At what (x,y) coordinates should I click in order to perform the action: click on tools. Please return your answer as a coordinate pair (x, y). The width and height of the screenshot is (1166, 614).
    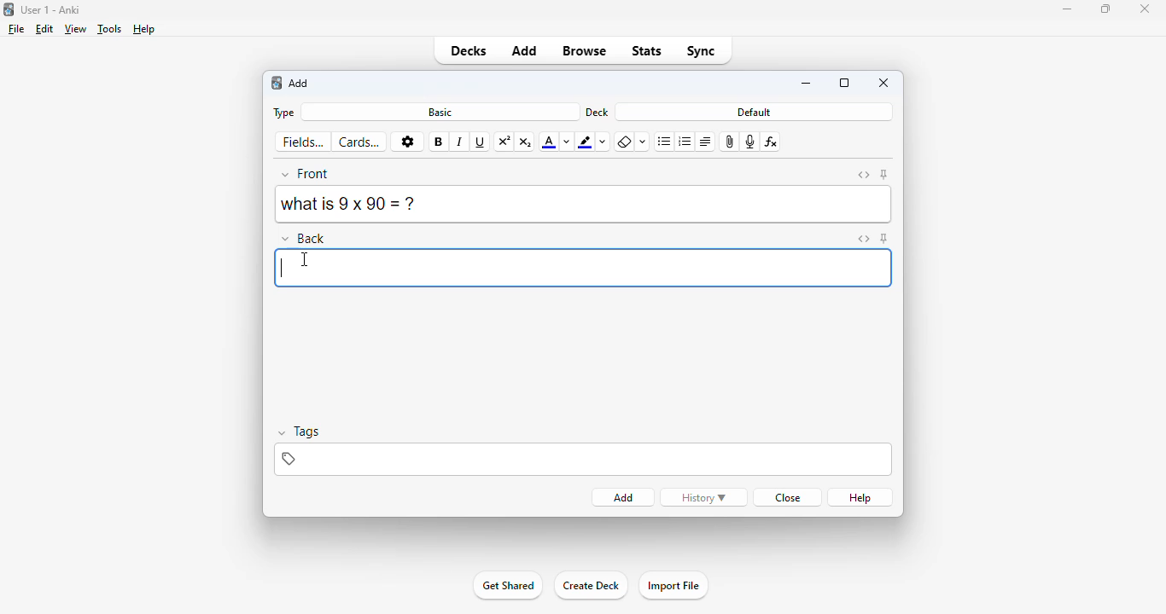
    Looking at the image, I should click on (110, 29).